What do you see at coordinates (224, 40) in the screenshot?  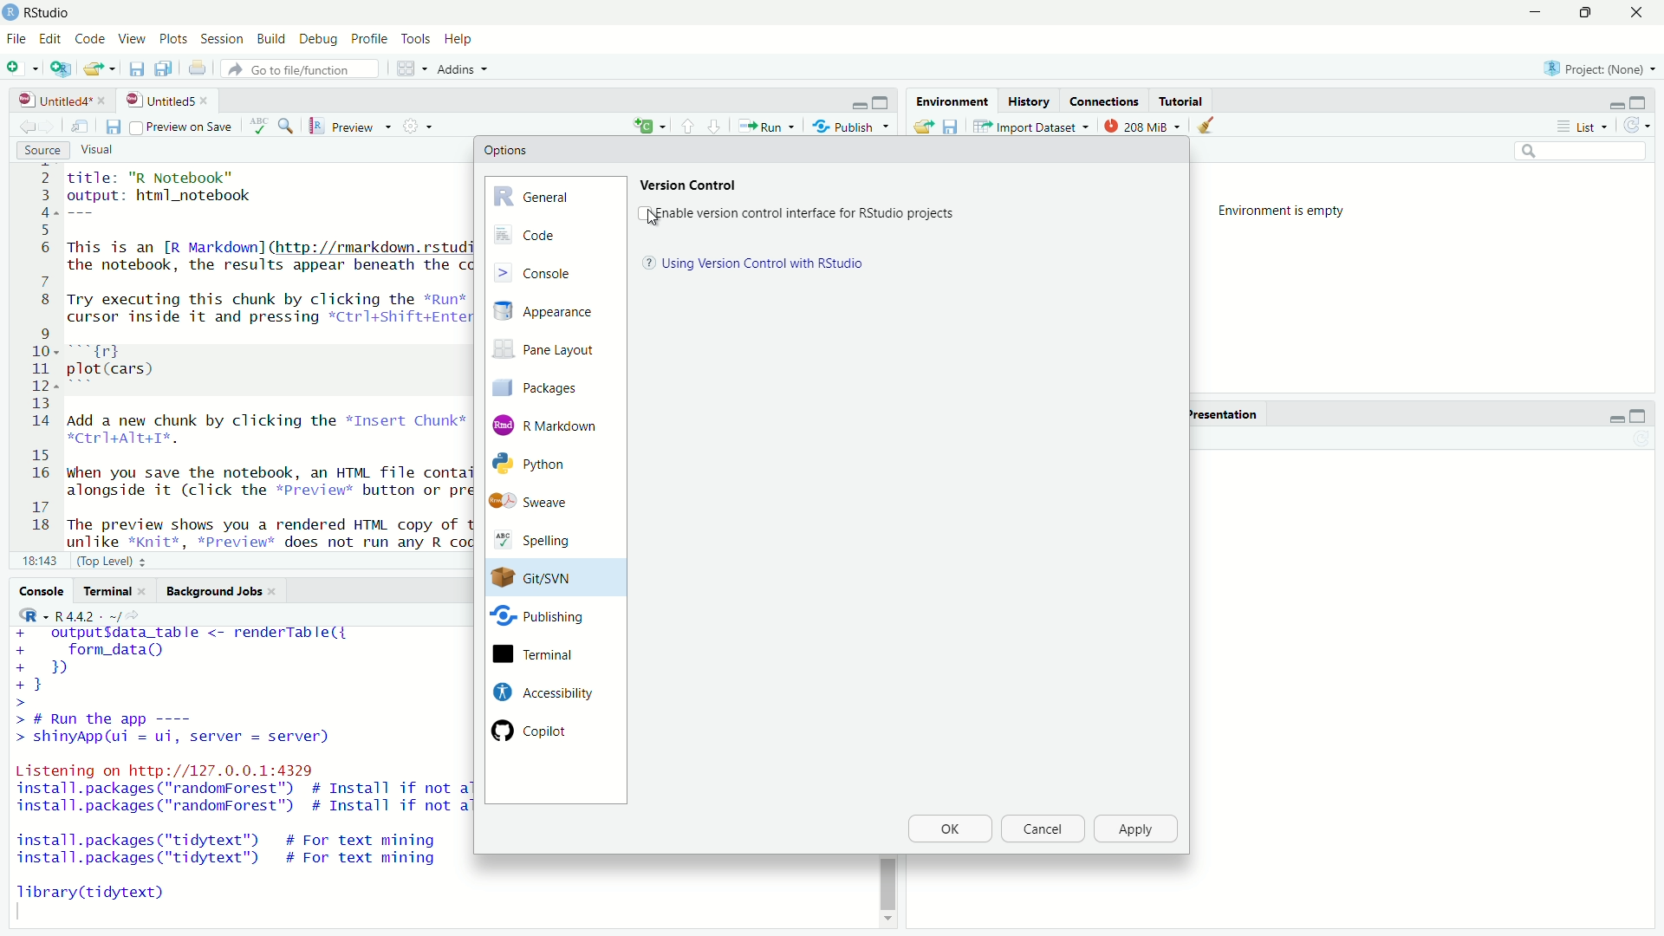 I see `Session` at bounding box center [224, 40].